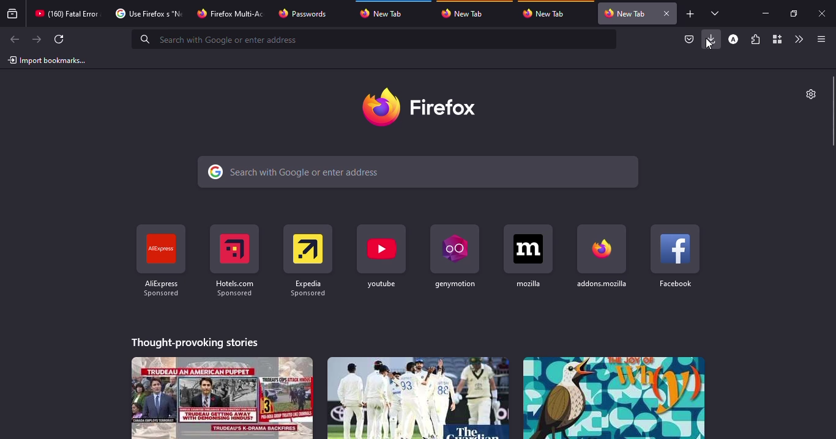  What do you see at coordinates (387, 12) in the screenshot?
I see `tab` at bounding box center [387, 12].